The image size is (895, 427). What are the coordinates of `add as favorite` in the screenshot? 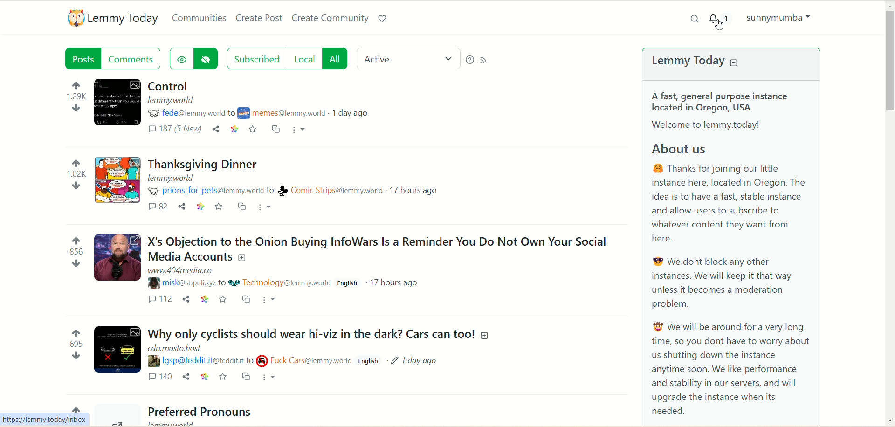 It's located at (219, 207).